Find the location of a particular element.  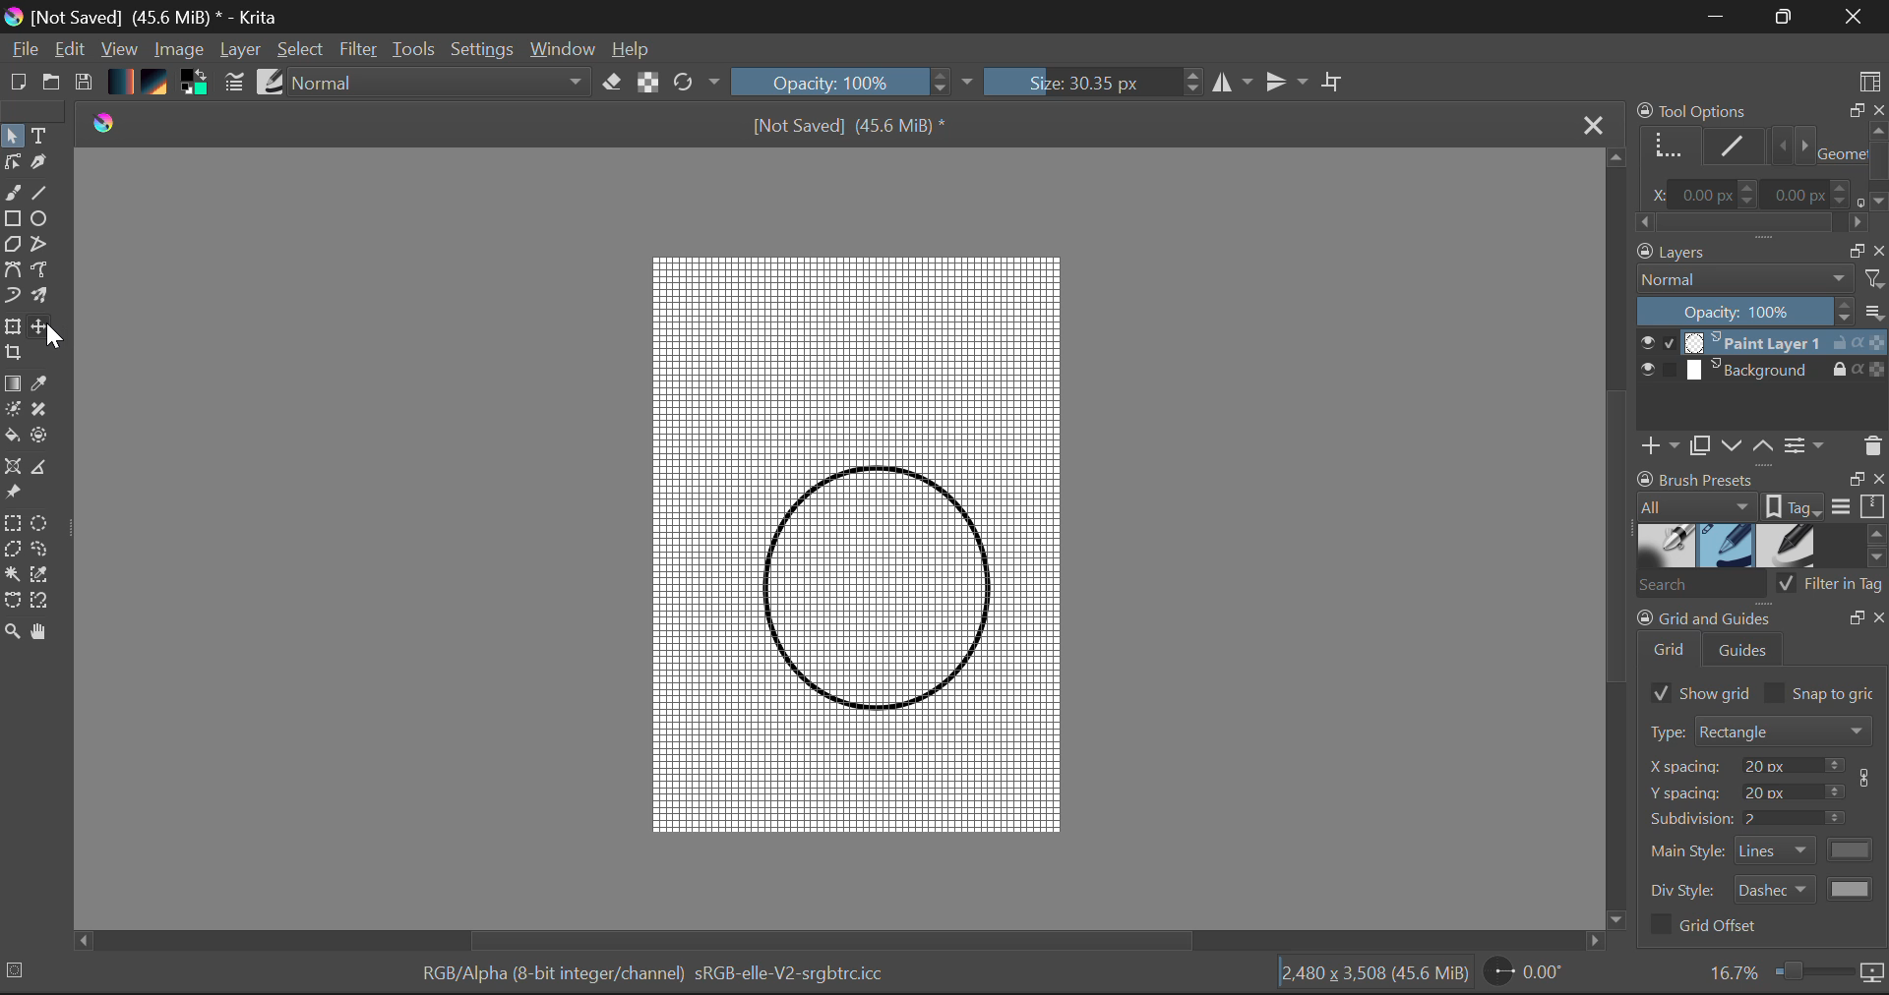

Grid and Guides Docker is located at coordinates (1763, 829).